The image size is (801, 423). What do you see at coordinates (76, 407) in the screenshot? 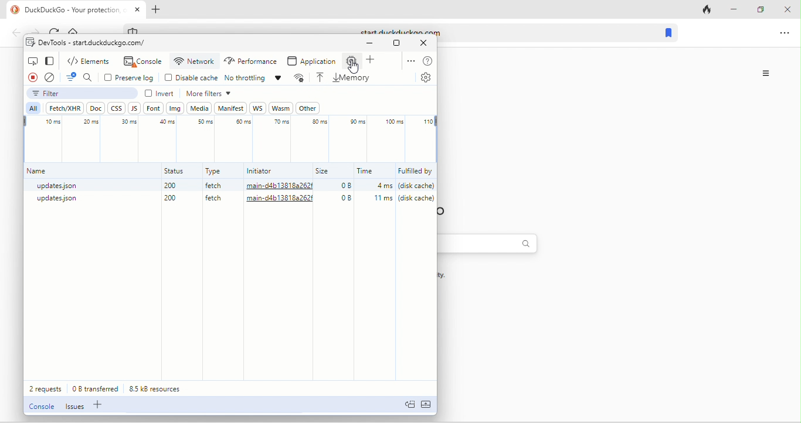
I see `issues` at bounding box center [76, 407].